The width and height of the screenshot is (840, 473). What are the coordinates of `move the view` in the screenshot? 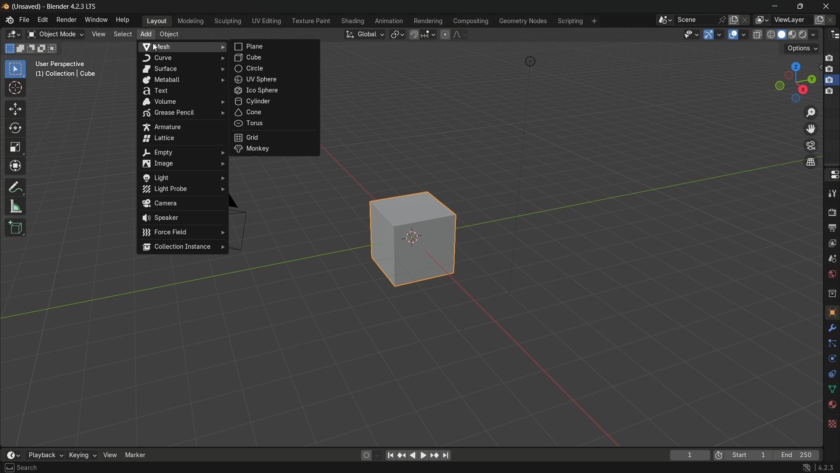 It's located at (810, 129).